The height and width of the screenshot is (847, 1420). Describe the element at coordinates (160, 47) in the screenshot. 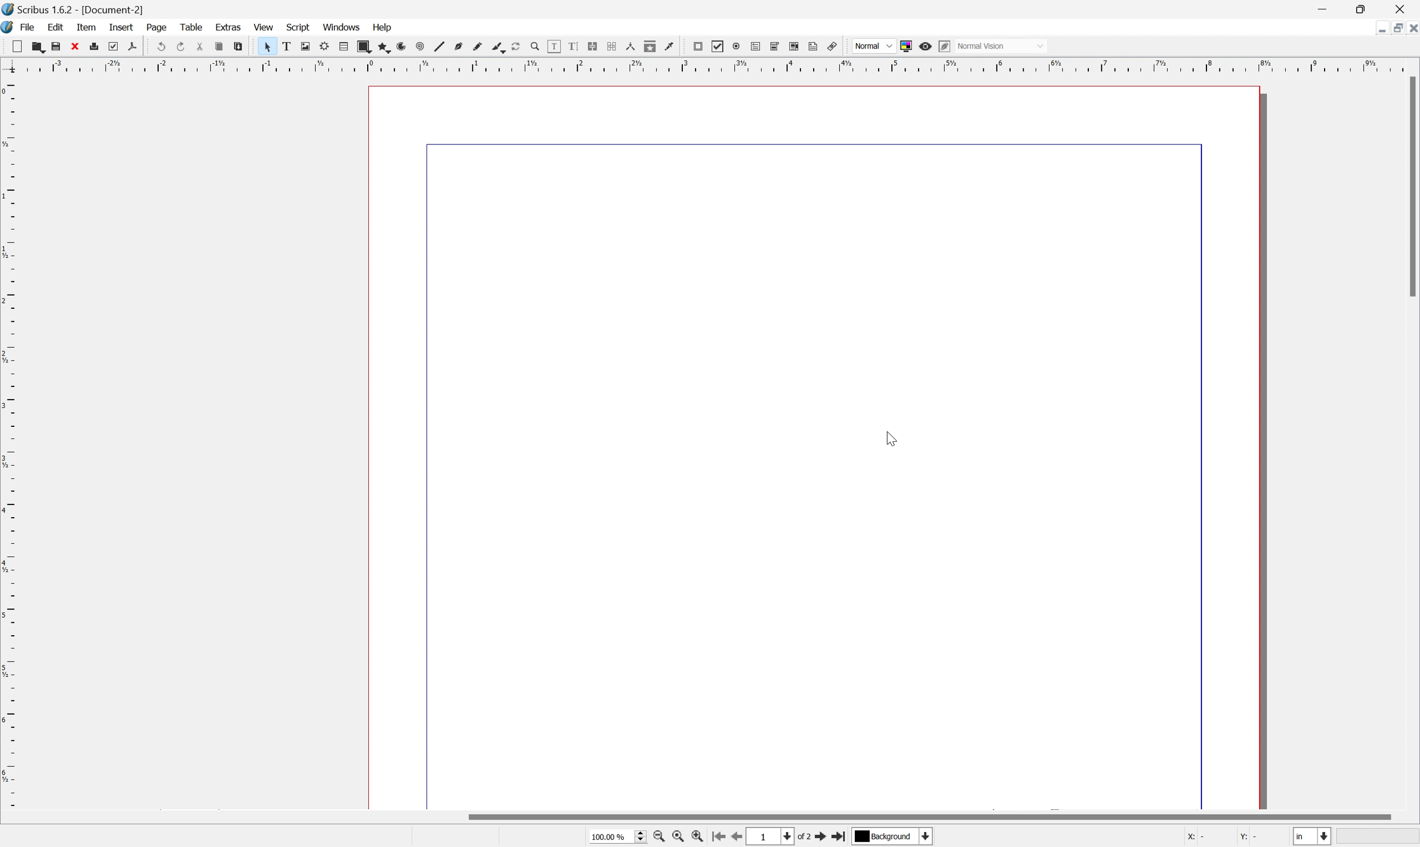

I see `Undo` at that location.